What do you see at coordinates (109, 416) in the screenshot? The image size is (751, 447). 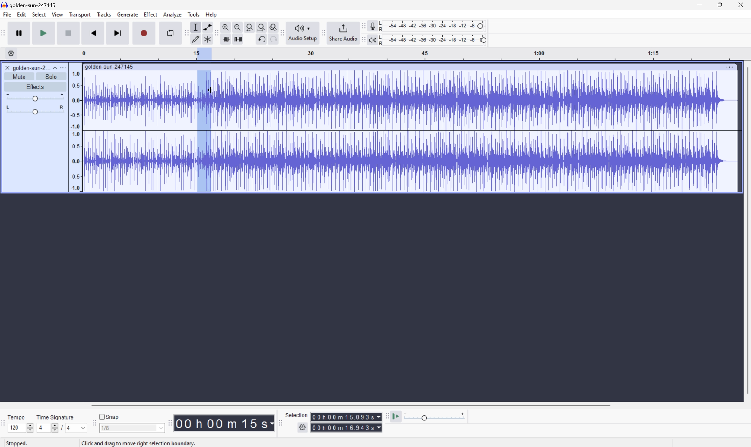 I see `Snap` at bounding box center [109, 416].